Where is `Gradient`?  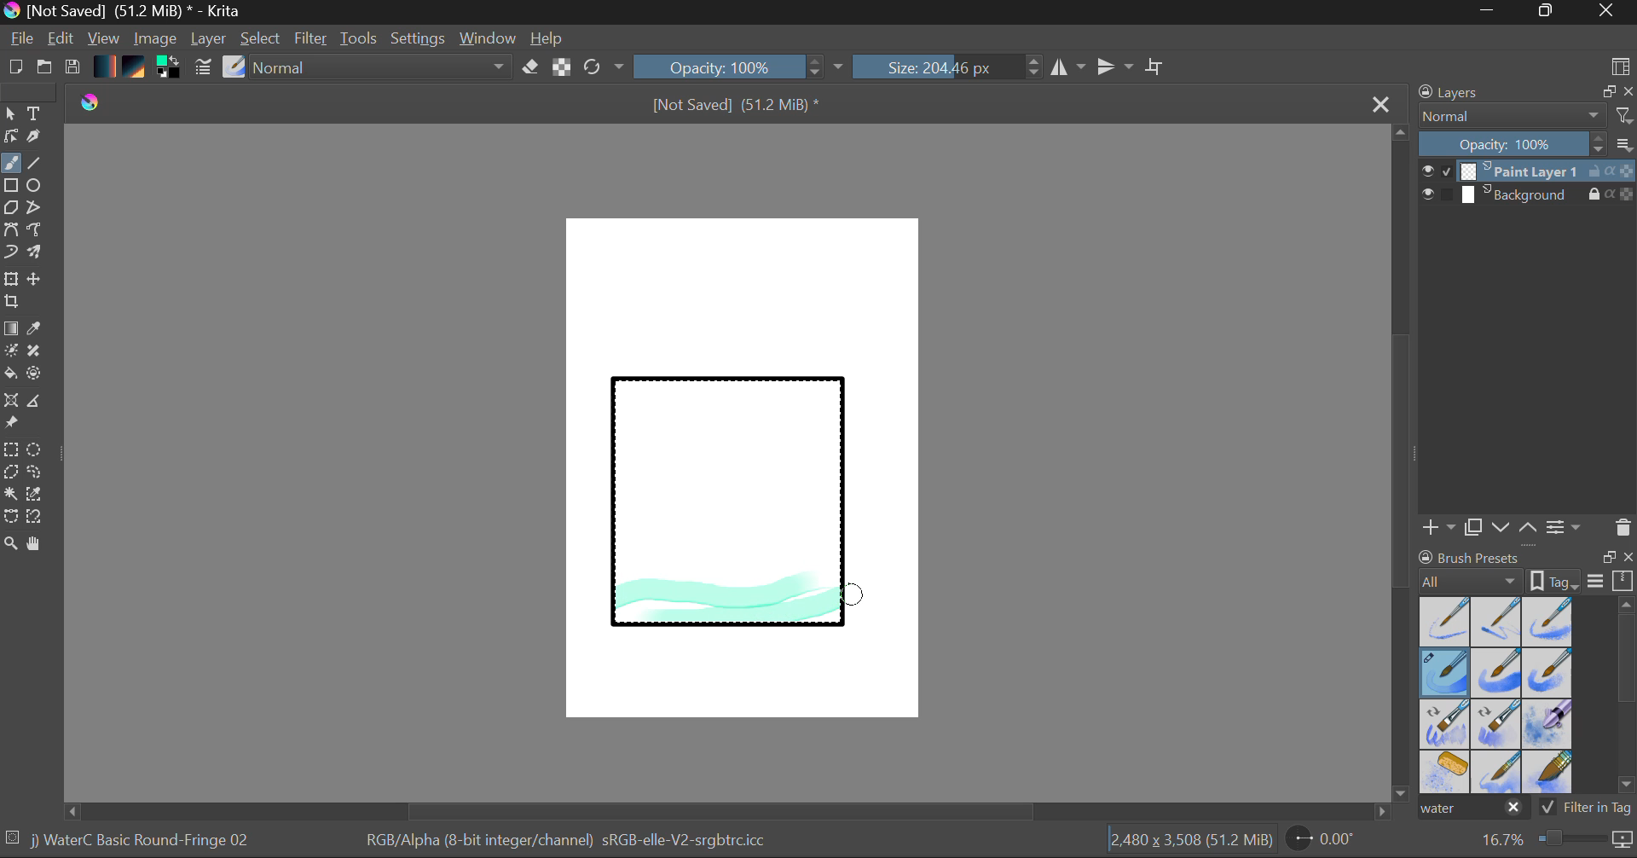
Gradient is located at coordinates (103, 65).